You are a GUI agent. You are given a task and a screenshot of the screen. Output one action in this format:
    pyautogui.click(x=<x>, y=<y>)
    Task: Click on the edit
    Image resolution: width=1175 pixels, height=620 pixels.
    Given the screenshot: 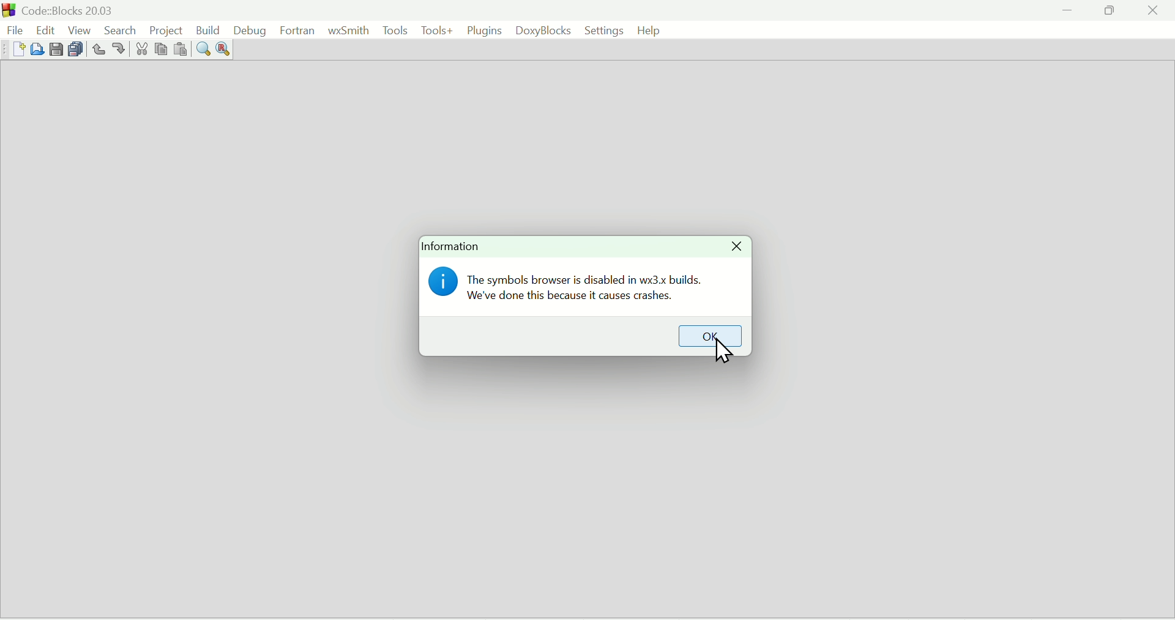 What is the action you would take?
    pyautogui.click(x=44, y=28)
    